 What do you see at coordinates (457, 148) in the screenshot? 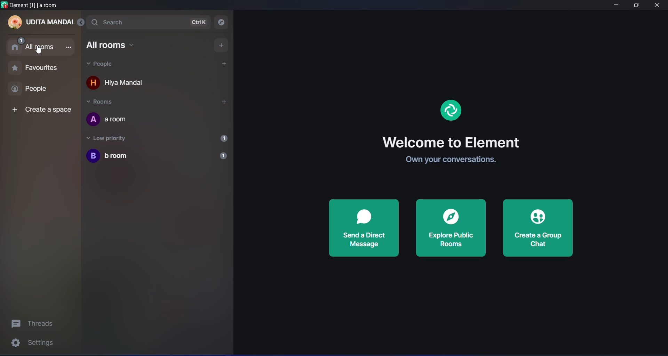
I see `Welcome to Element Own your conversations.` at bounding box center [457, 148].